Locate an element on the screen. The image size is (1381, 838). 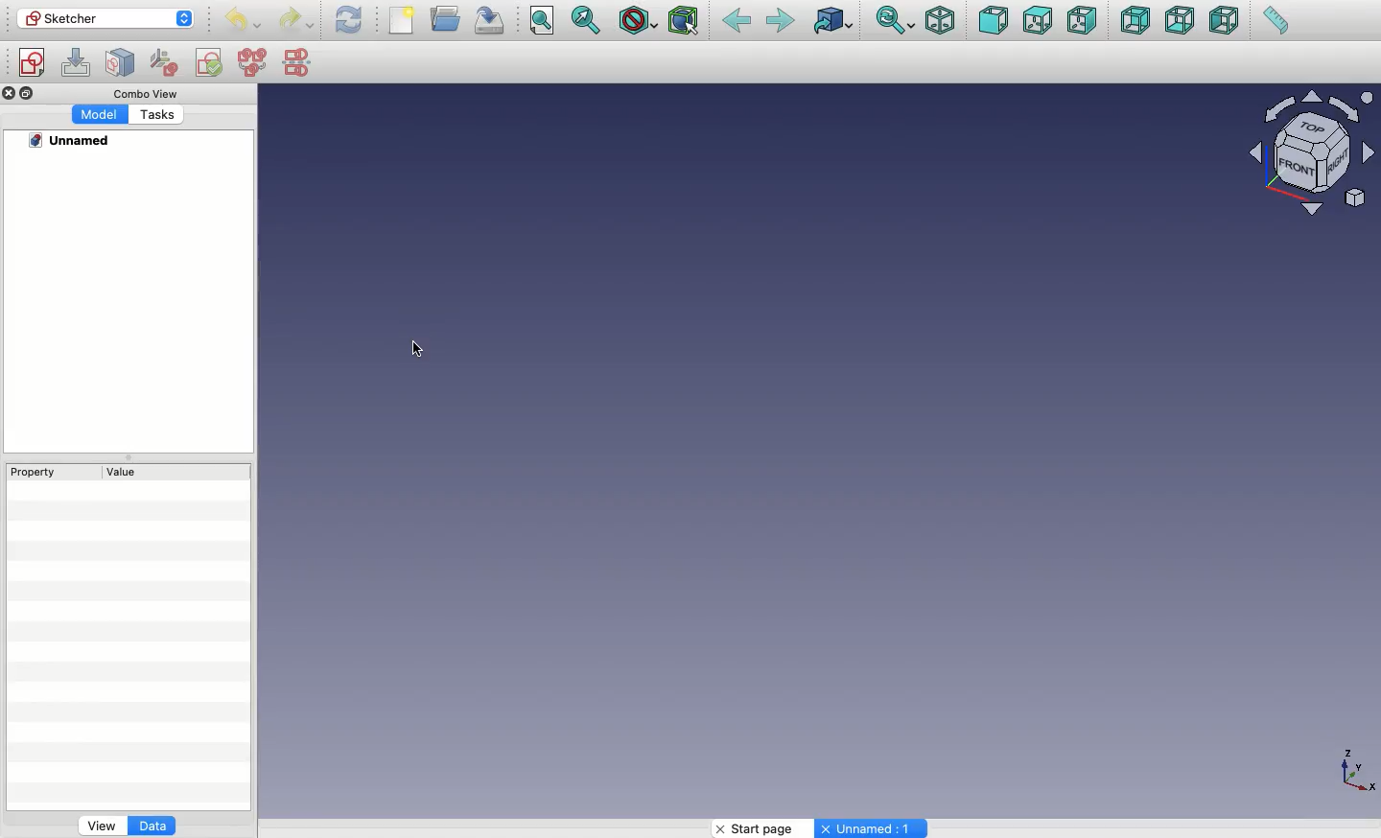
Front is located at coordinates (993, 23).